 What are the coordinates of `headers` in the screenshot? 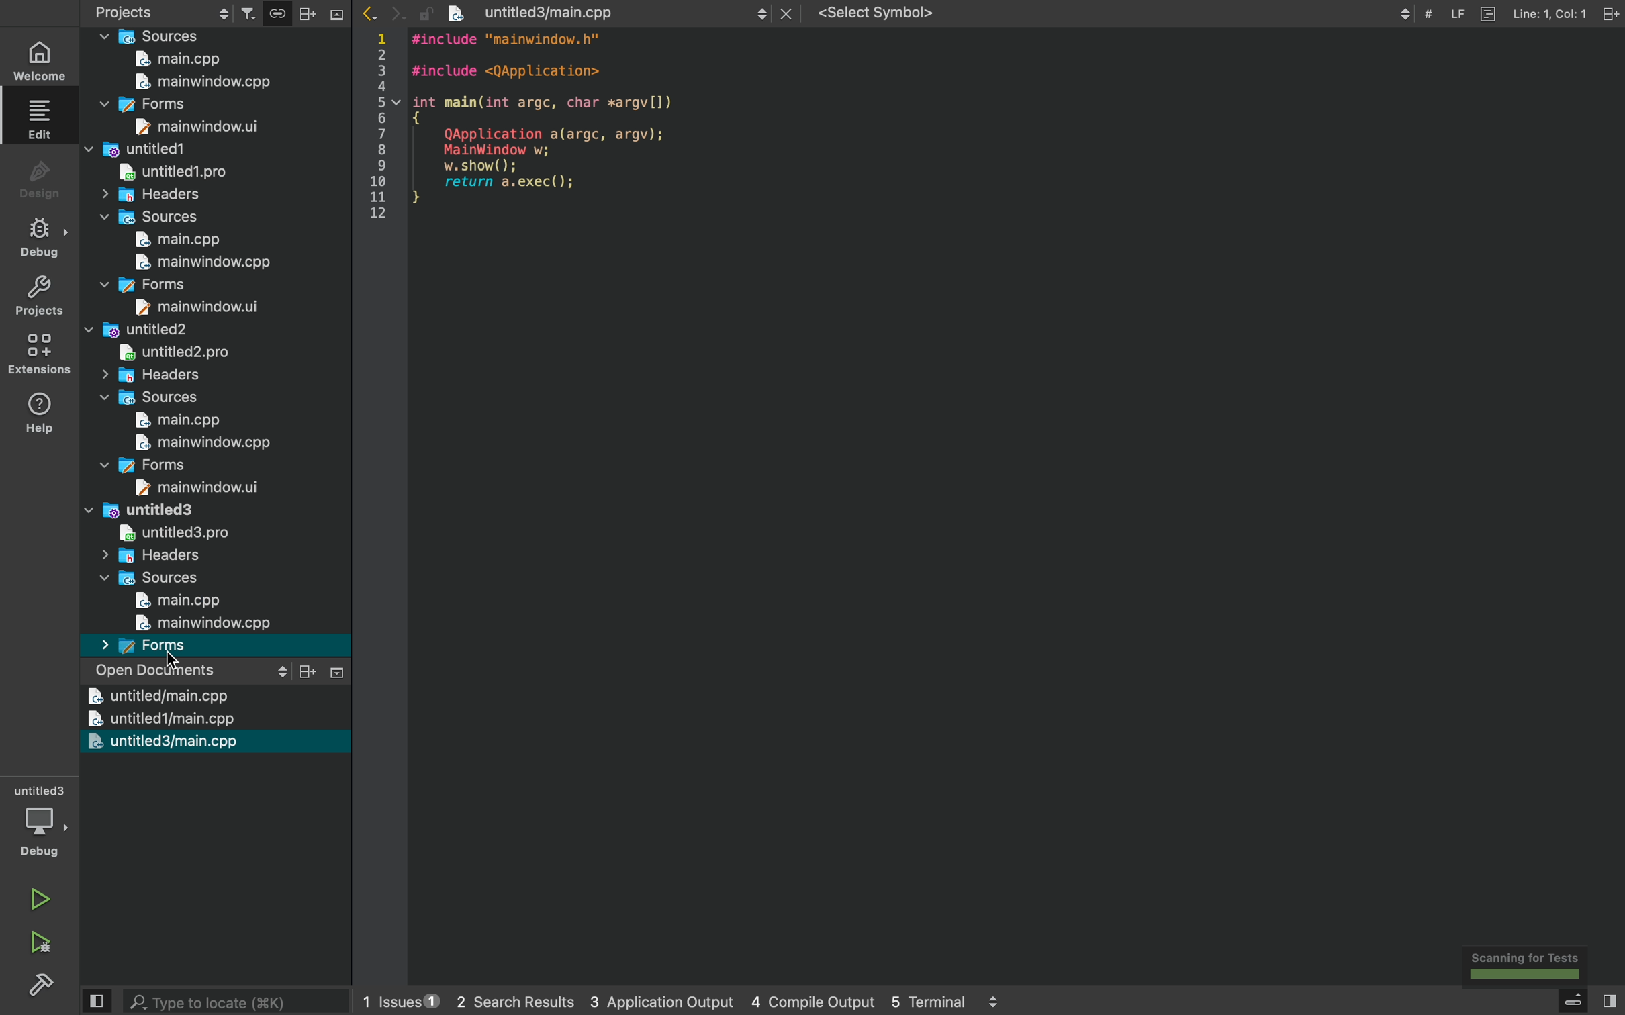 It's located at (146, 557).